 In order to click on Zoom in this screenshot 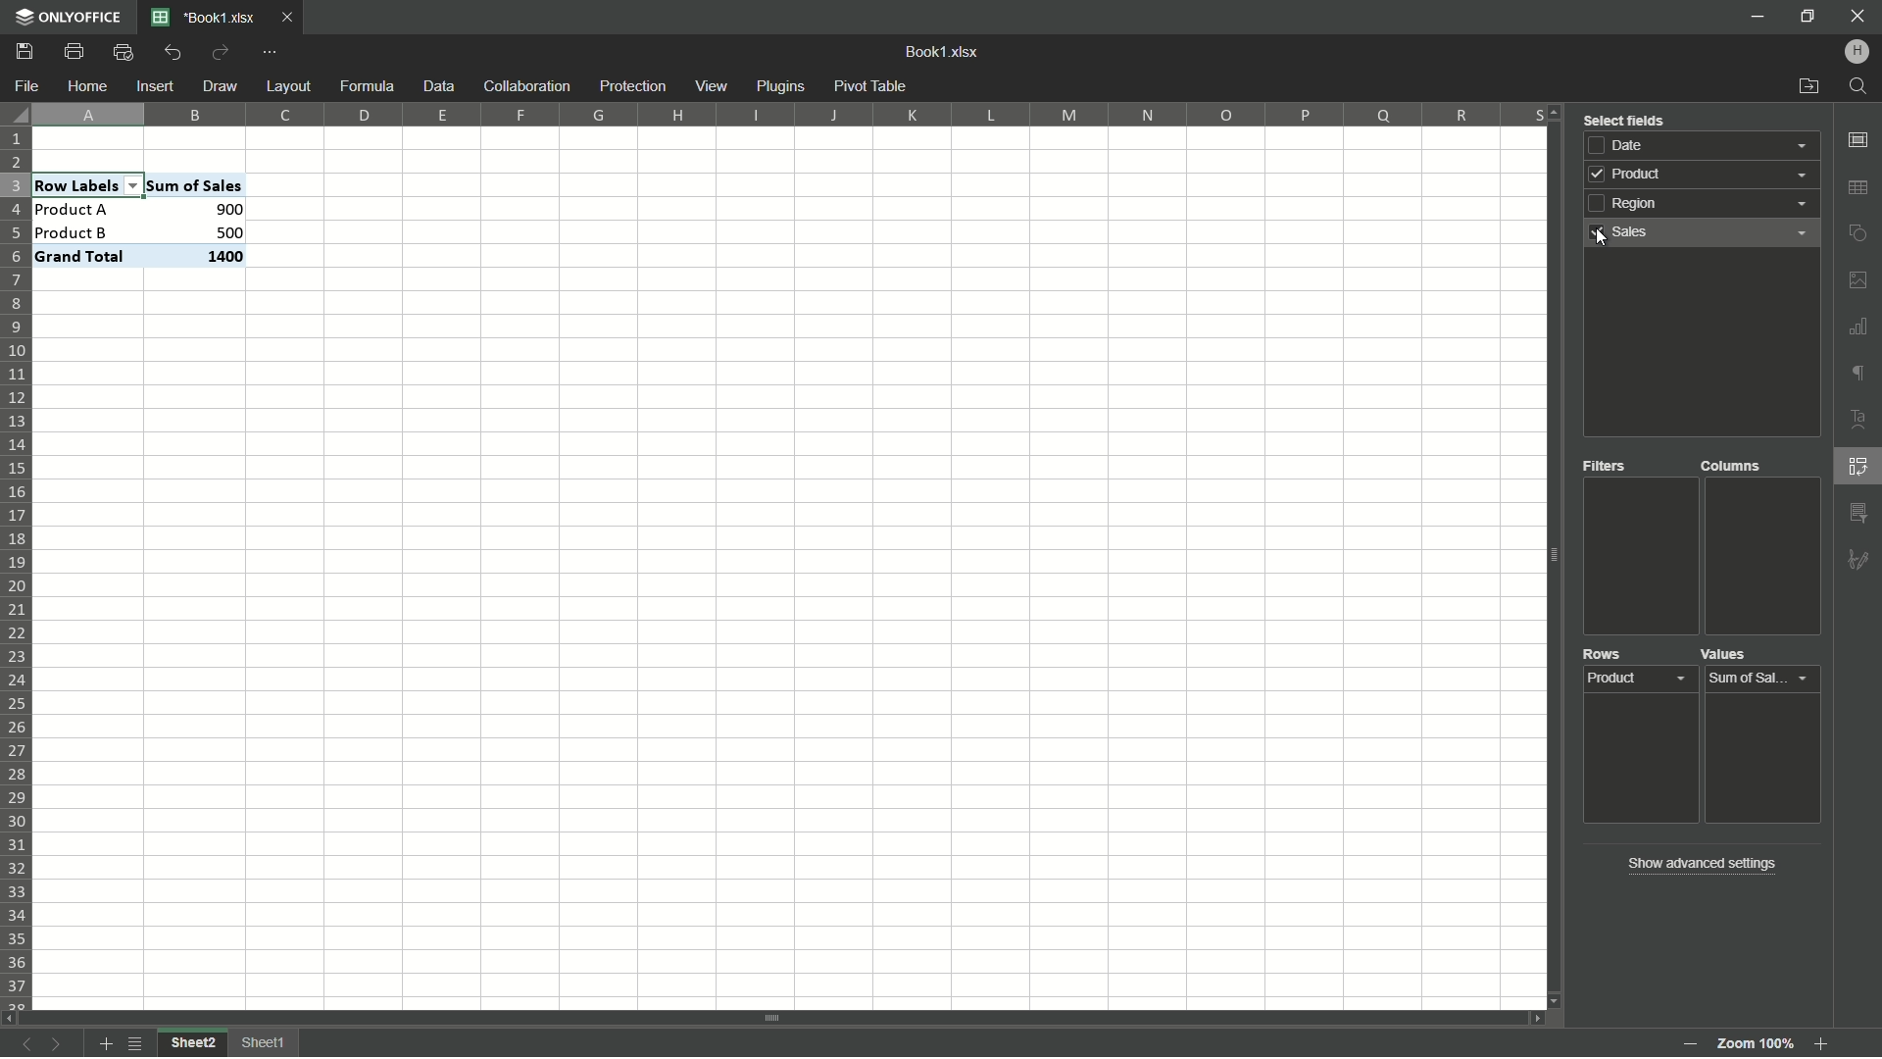, I will do `click(1822, 1047)`.